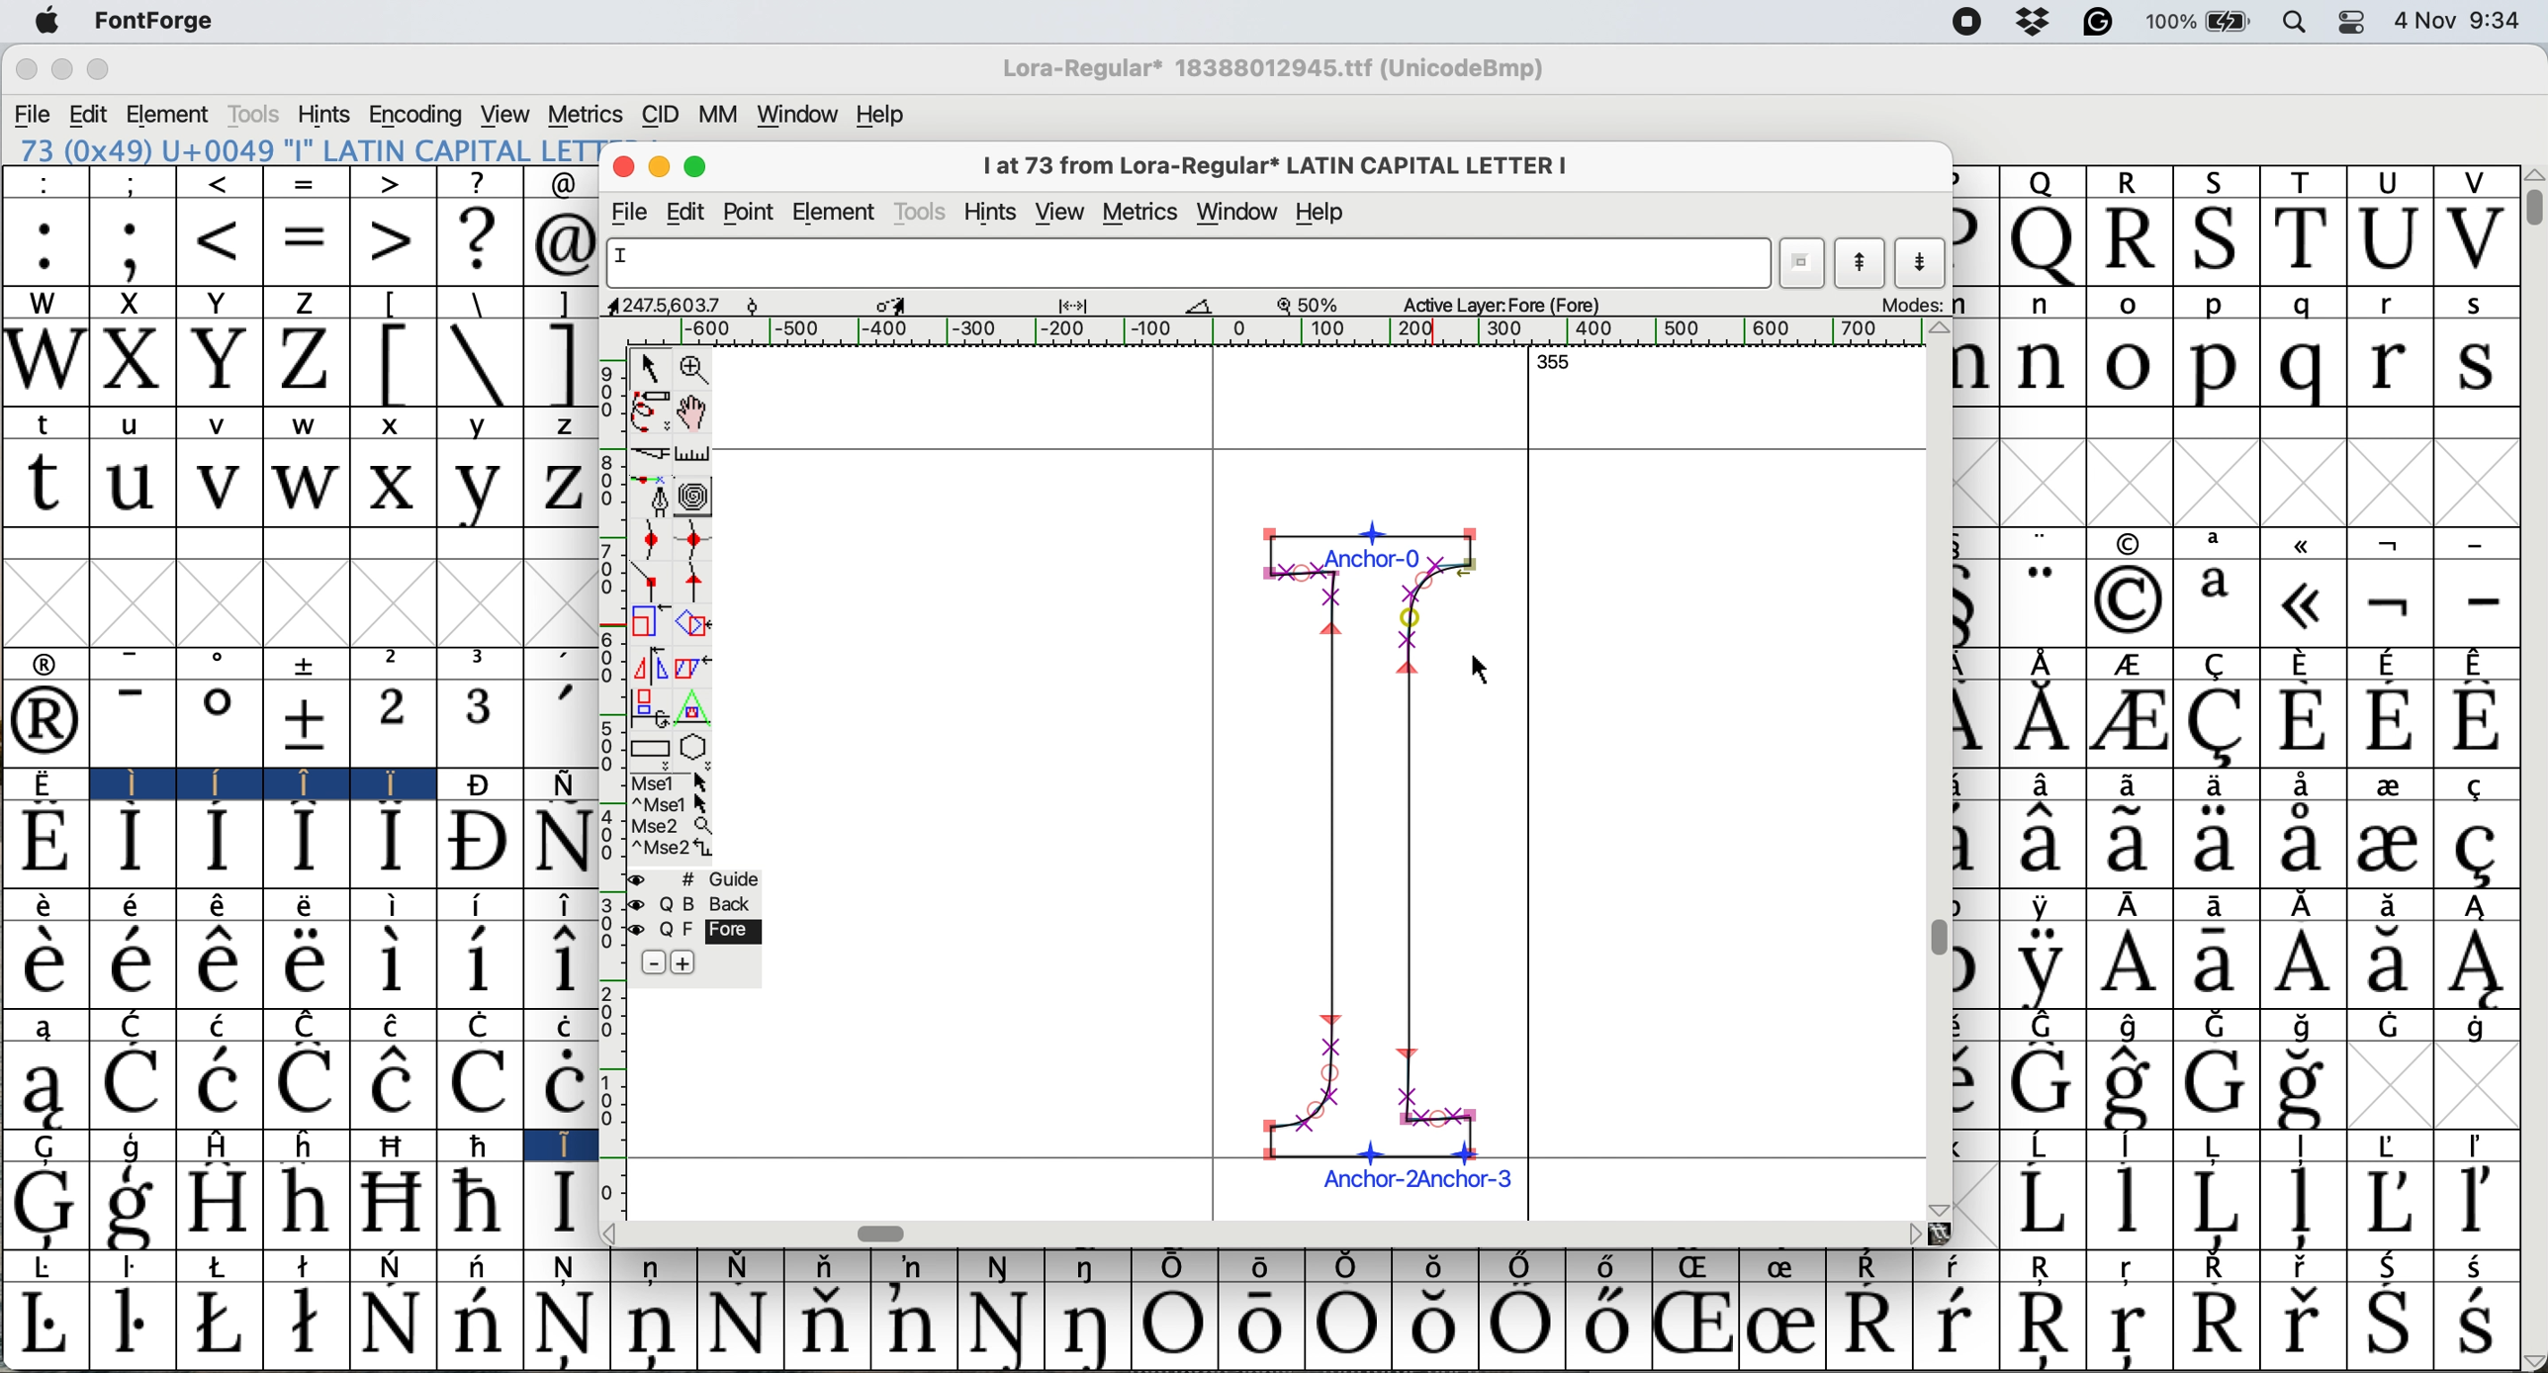 The image size is (2548, 1373). What do you see at coordinates (2477, 849) in the screenshot?
I see `Symbol` at bounding box center [2477, 849].